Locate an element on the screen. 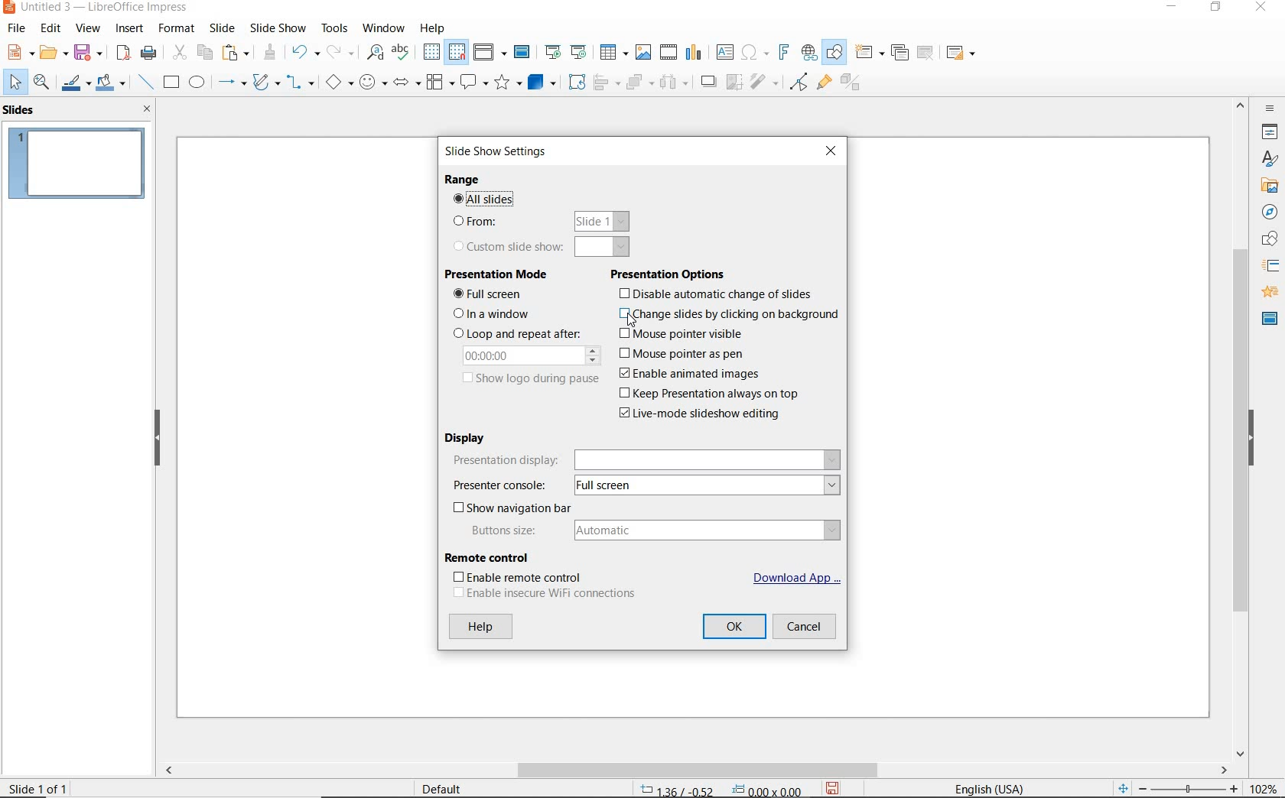 The height and width of the screenshot is (798, 1285). SHOW NAVIGATION BAR is located at coordinates (516, 508).